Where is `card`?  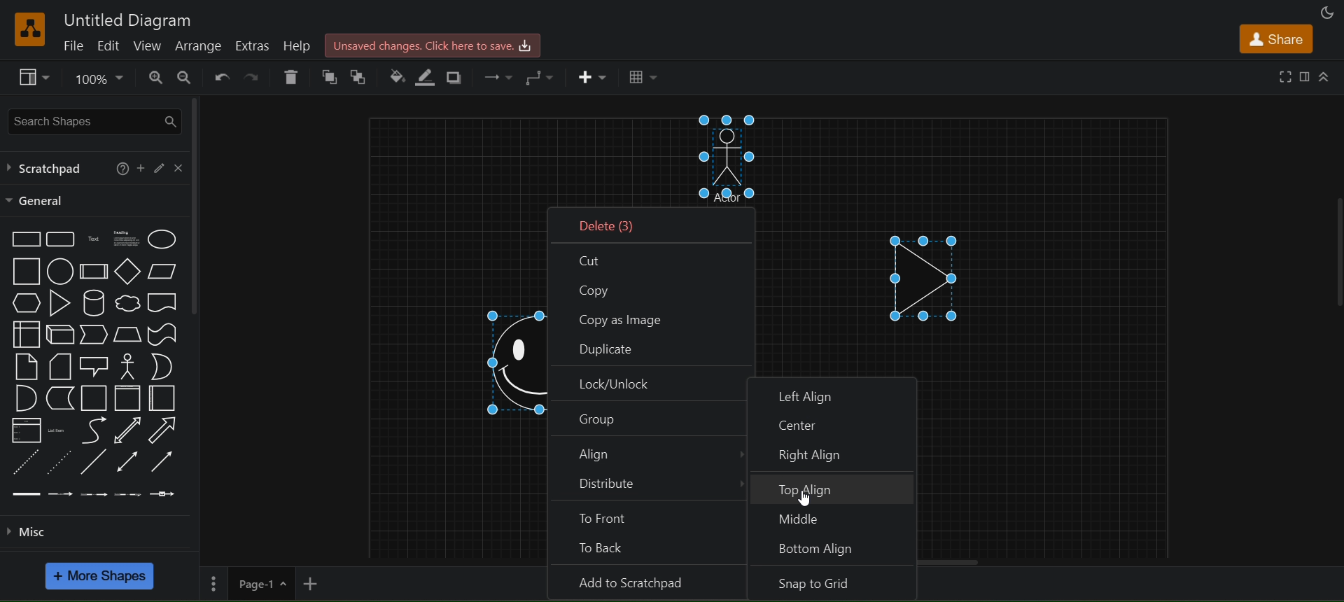 card is located at coordinates (57, 365).